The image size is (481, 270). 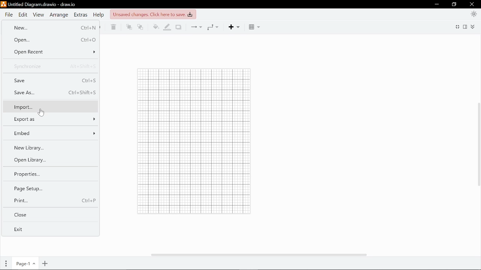 I want to click on Full screen, so click(x=457, y=27).